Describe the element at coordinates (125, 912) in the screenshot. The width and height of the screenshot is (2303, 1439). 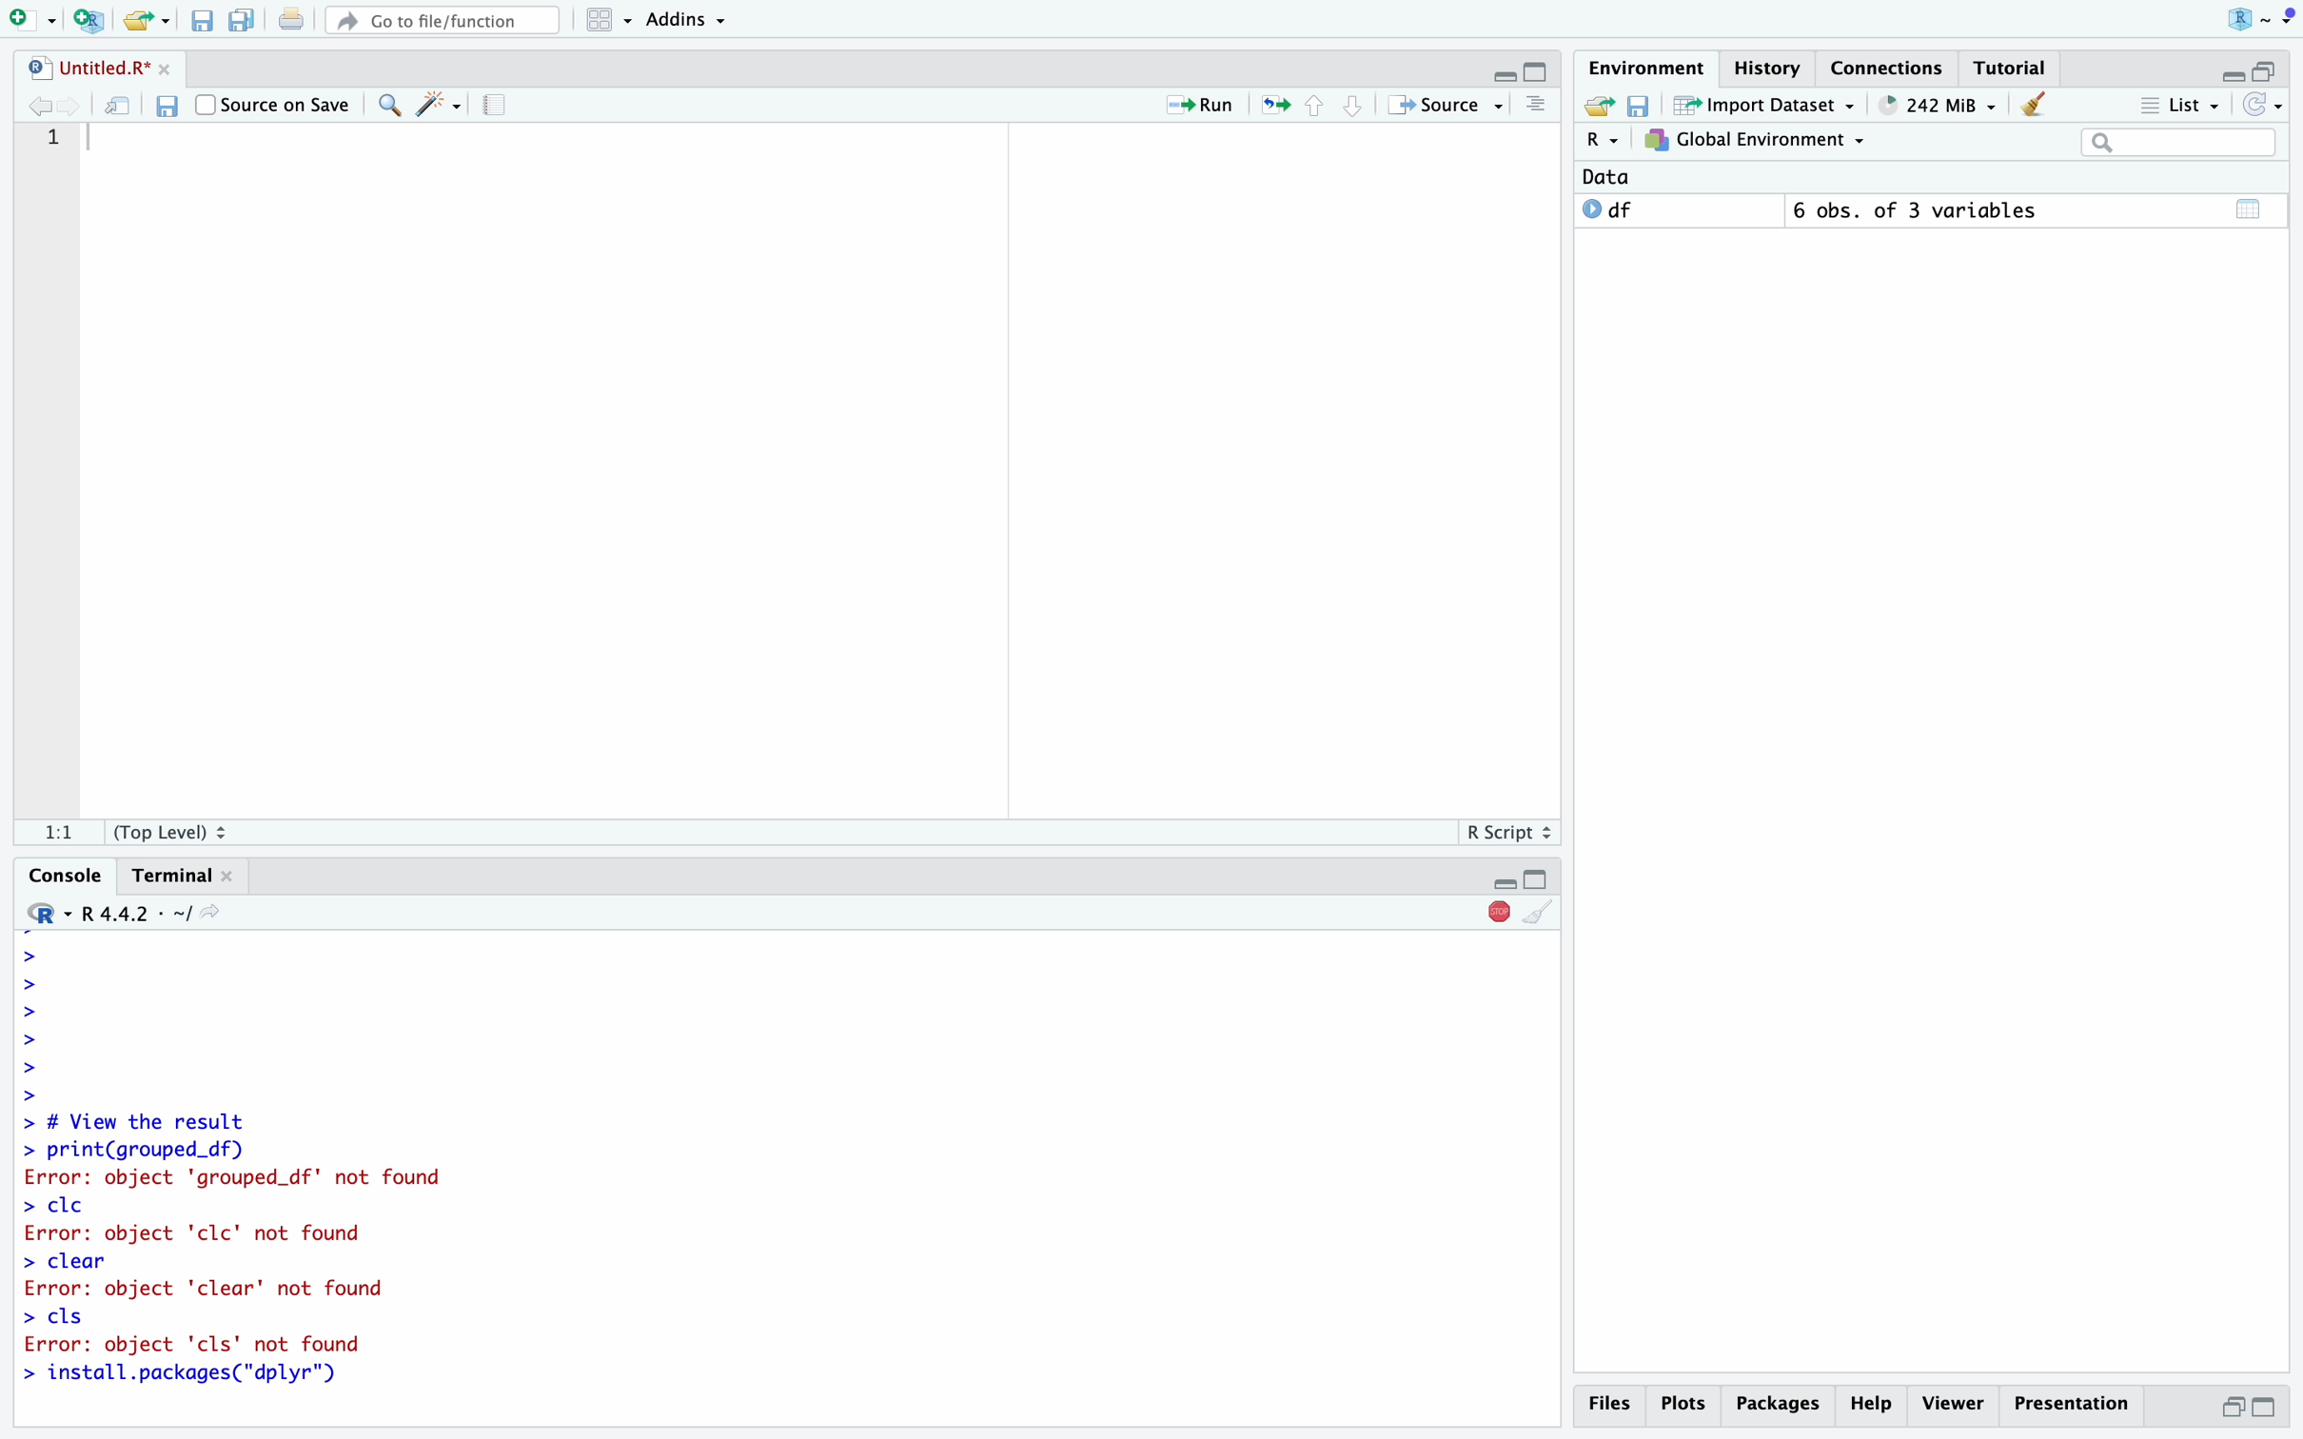
I see `R 4.4.2 - ~/` at that location.